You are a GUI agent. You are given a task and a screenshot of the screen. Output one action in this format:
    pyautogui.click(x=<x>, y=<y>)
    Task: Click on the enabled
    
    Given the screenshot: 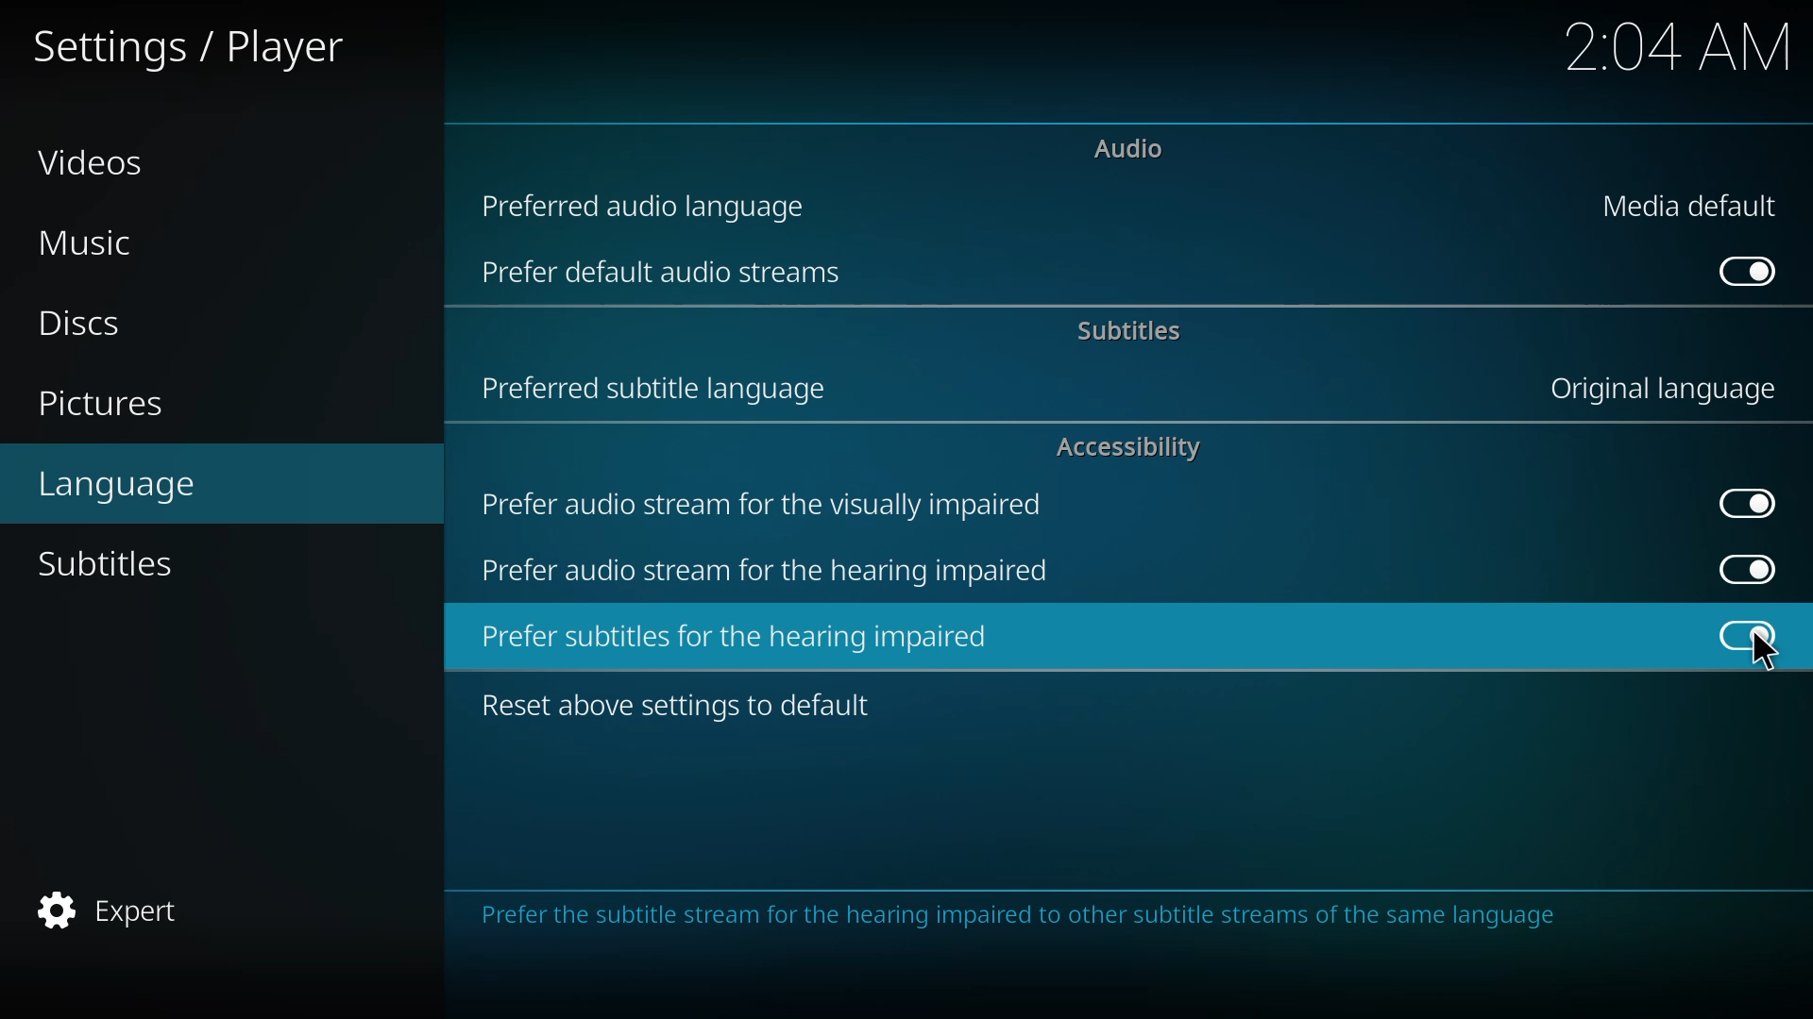 What is the action you would take?
    pyautogui.click(x=1745, y=504)
    